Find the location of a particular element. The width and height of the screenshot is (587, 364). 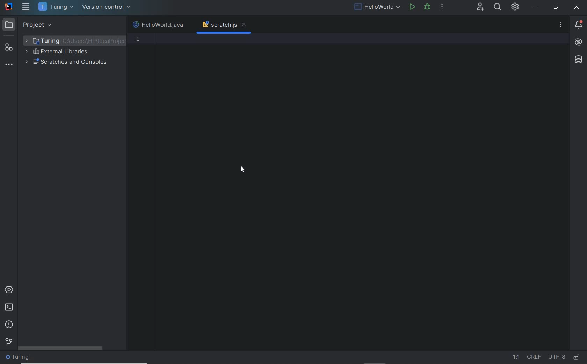

more actions is located at coordinates (442, 8).